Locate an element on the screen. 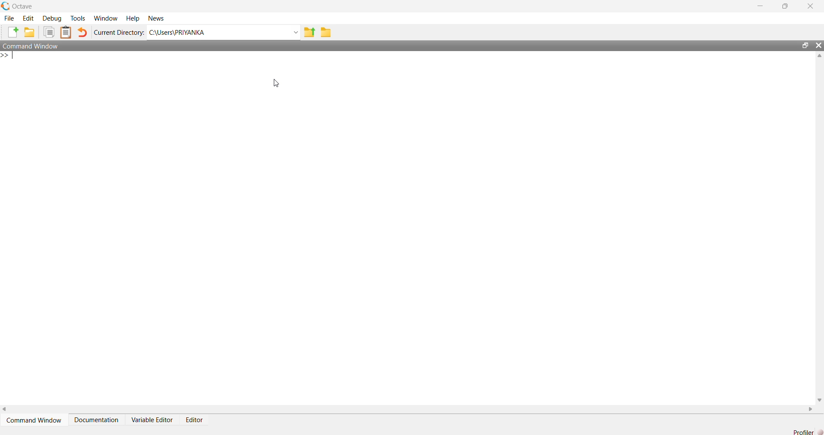 The image size is (824, 435). File is located at coordinates (10, 18).